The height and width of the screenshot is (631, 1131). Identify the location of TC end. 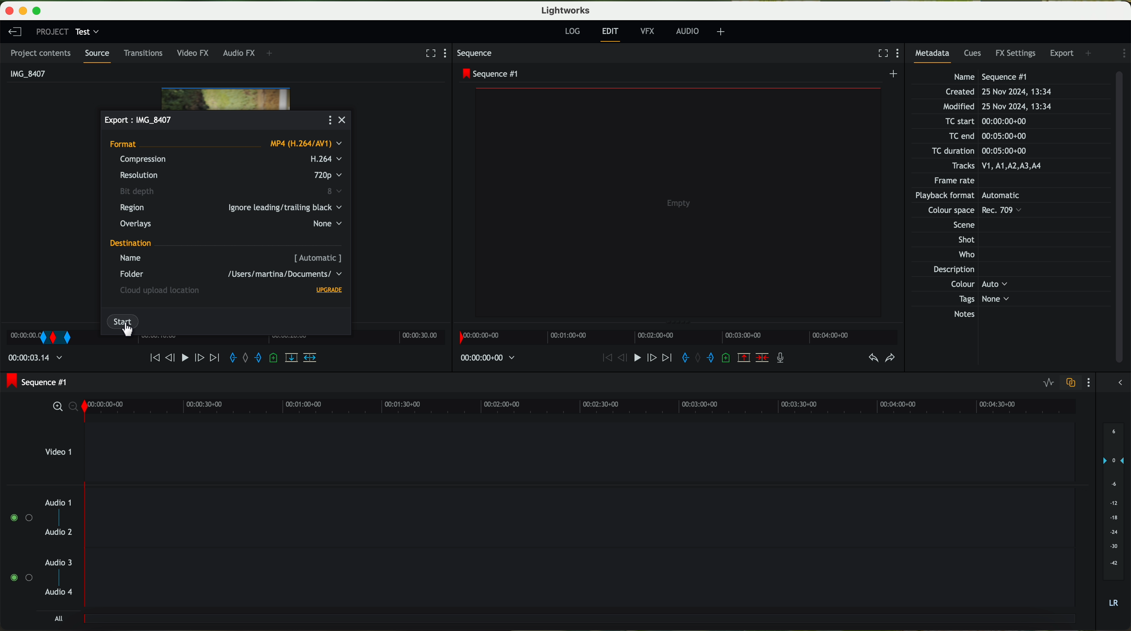
(999, 136).